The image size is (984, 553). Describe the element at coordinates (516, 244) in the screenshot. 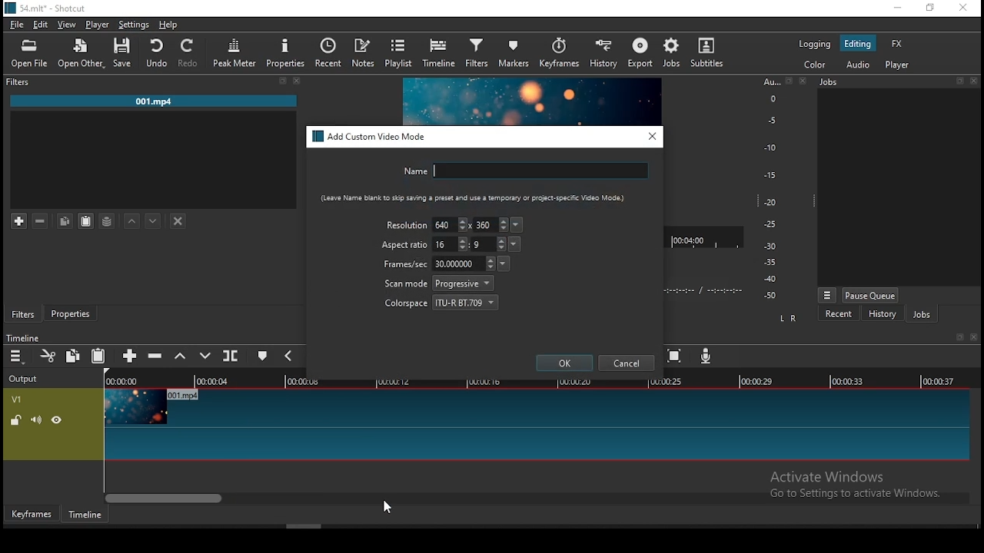

I see `aspect ration presets` at that location.